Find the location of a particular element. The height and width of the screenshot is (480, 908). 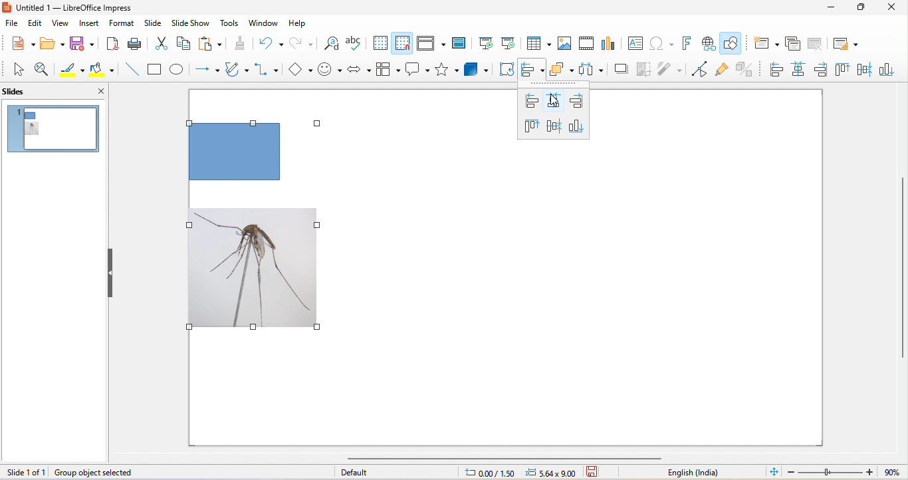

save is located at coordinates (86, 44).